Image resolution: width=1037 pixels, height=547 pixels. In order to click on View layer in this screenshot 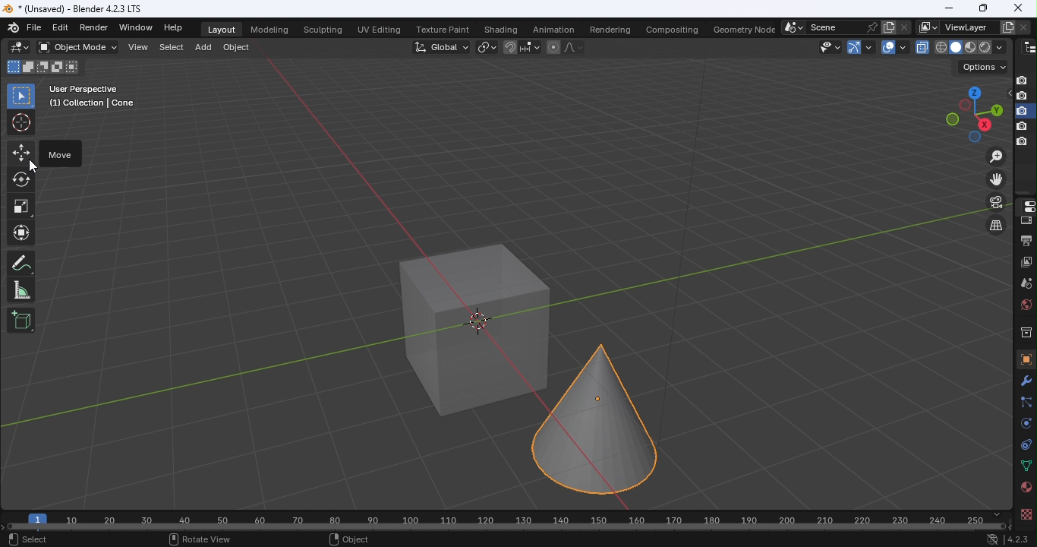, I will do `click(1027, 261)`.